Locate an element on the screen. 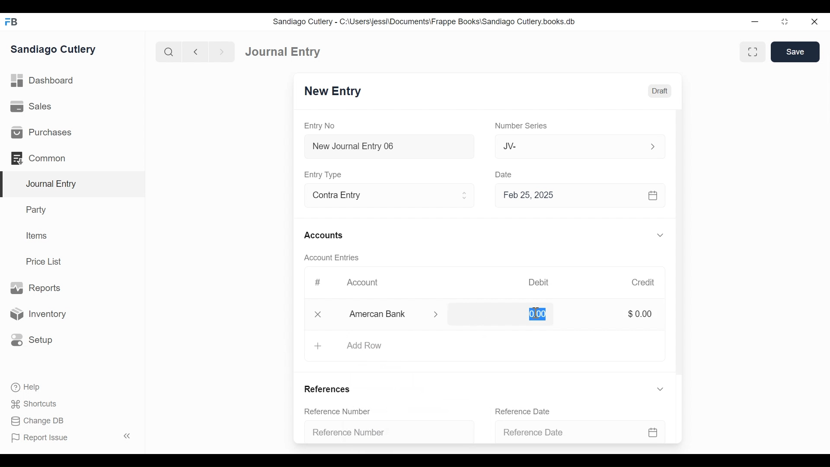 Image resolution: width=830 pixels, height=467 pixels. Save is located at coordinates (795, 51).